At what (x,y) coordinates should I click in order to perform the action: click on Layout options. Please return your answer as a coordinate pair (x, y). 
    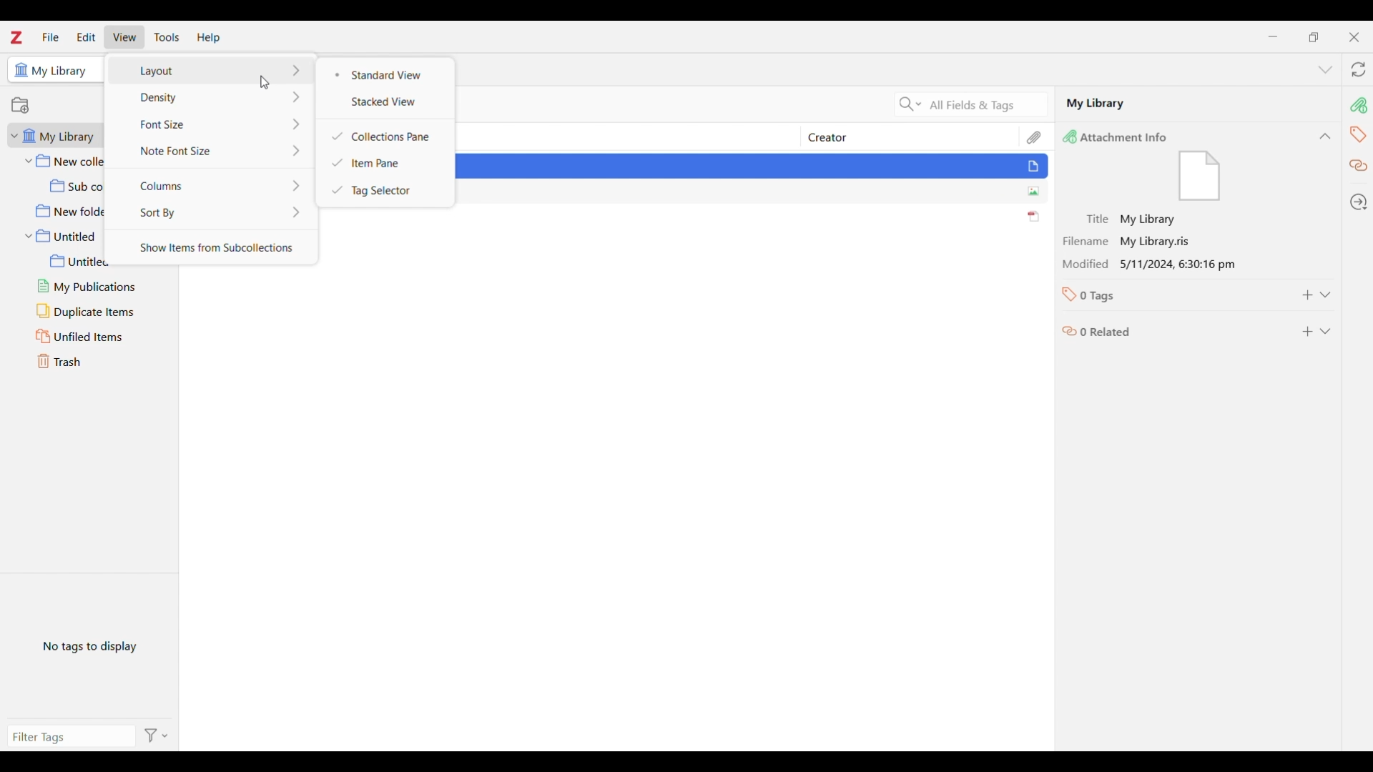
    Looking at the image, I should click on (210, 71).